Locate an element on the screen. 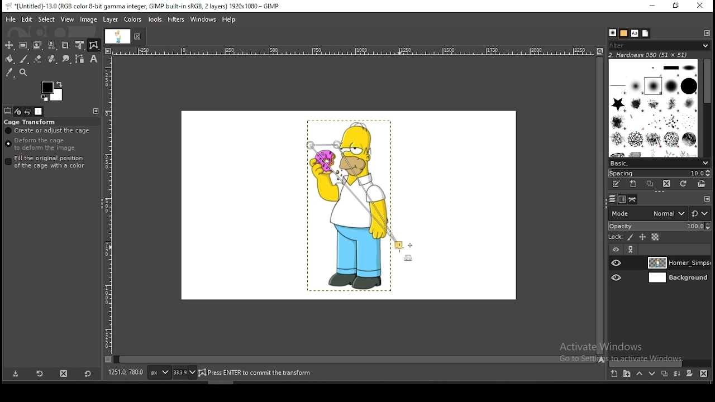 This screenshot has width=715, height=402. layer is located at coordinates (111, 20).